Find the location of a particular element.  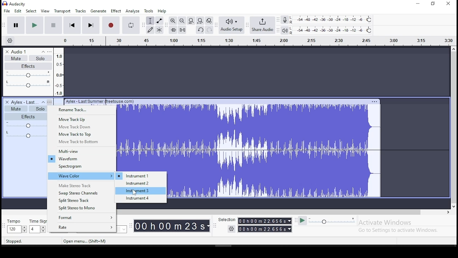

pan is located at coordinates (28, 85).